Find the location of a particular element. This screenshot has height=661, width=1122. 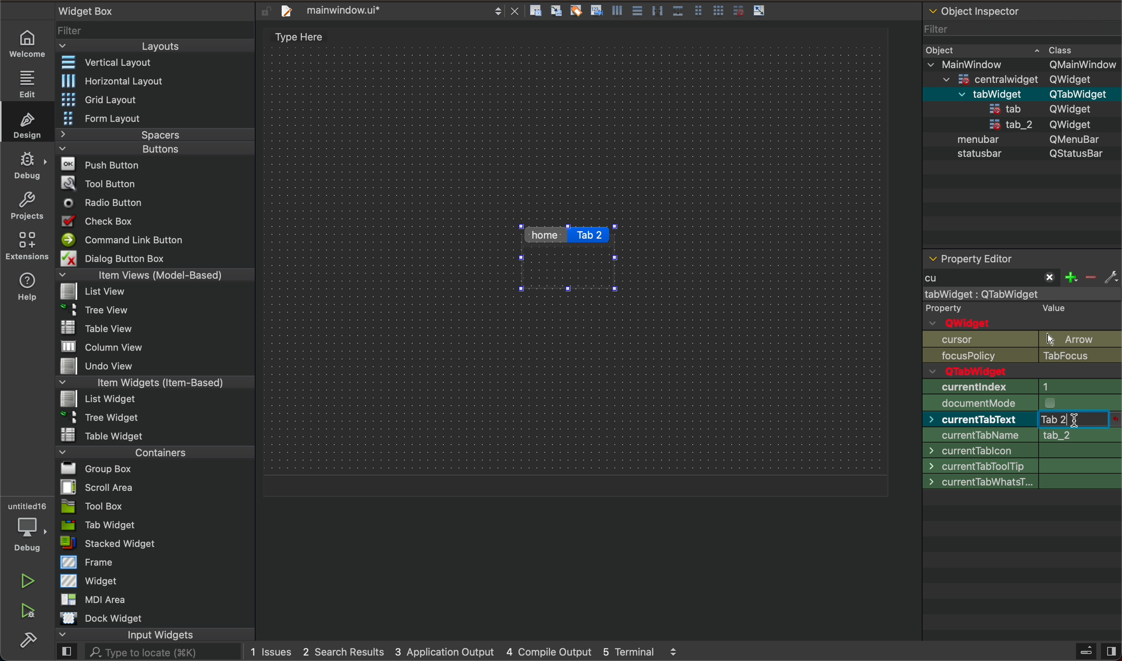

Tab Widget is located at coordinates (101, 524).